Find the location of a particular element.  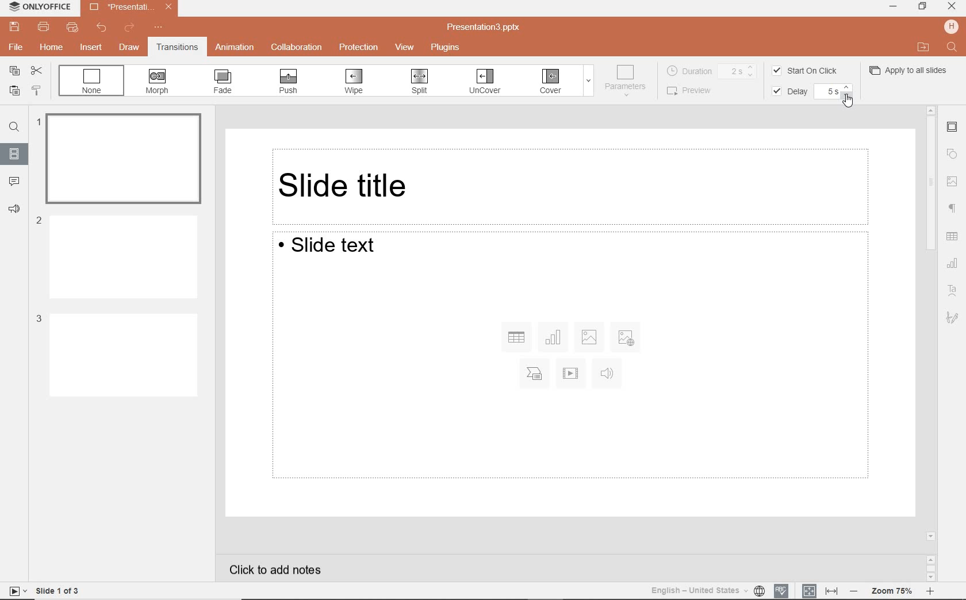

slide 1 is located at coordinates (121, 156).